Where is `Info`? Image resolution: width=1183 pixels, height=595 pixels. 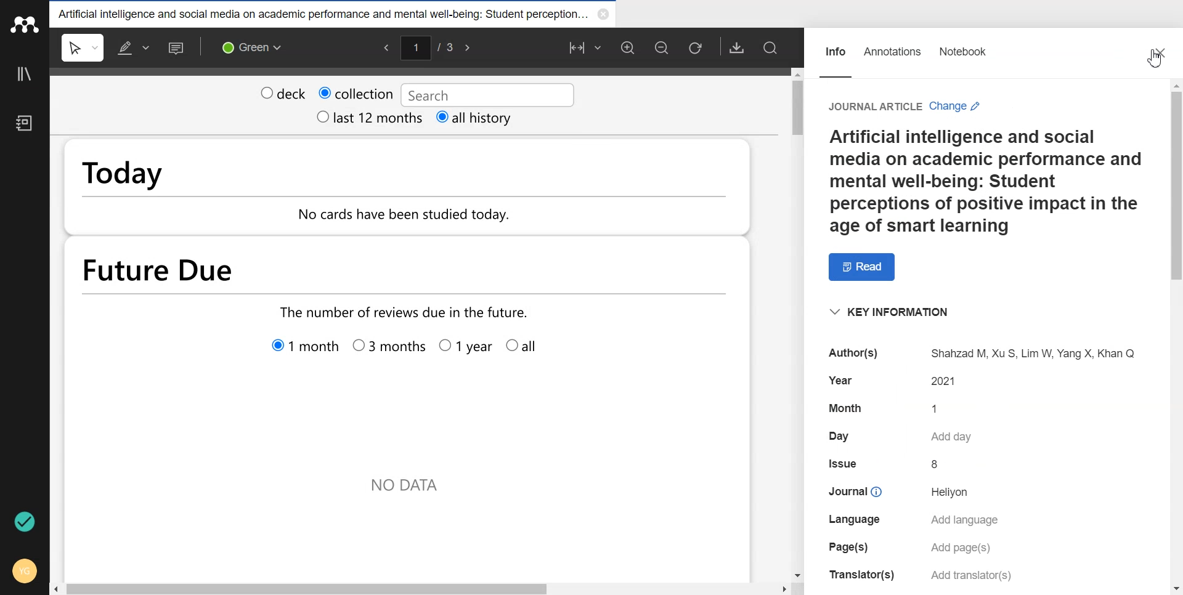
Info is located at coordinates (835, 47).